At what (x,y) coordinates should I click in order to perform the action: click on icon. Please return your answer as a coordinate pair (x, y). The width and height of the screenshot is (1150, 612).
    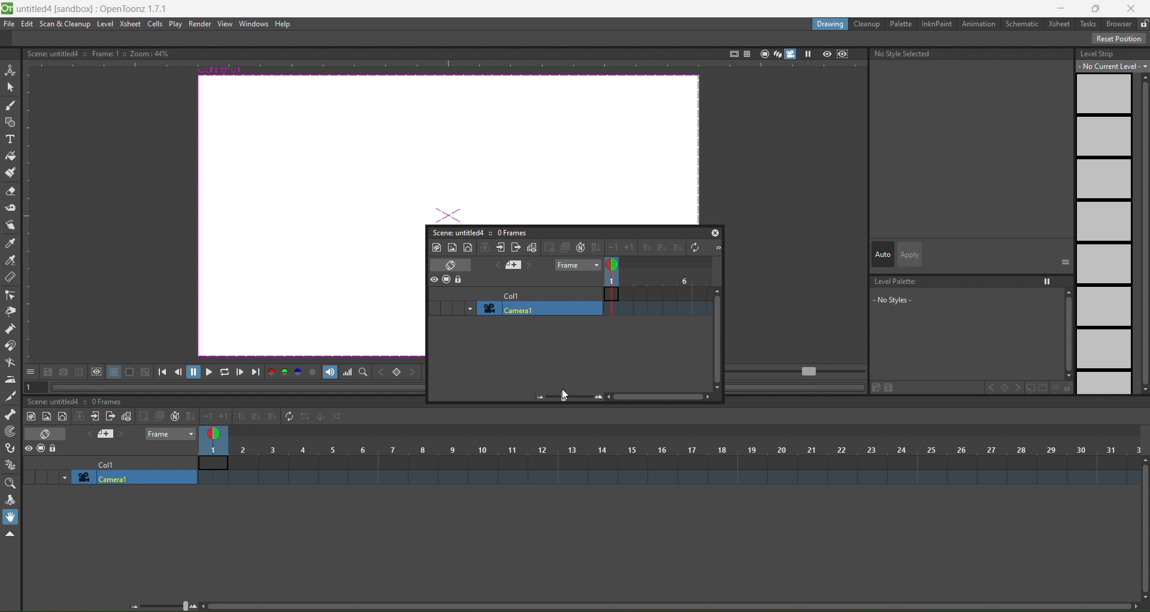
    Looking at the image, I should click on (447, 280).